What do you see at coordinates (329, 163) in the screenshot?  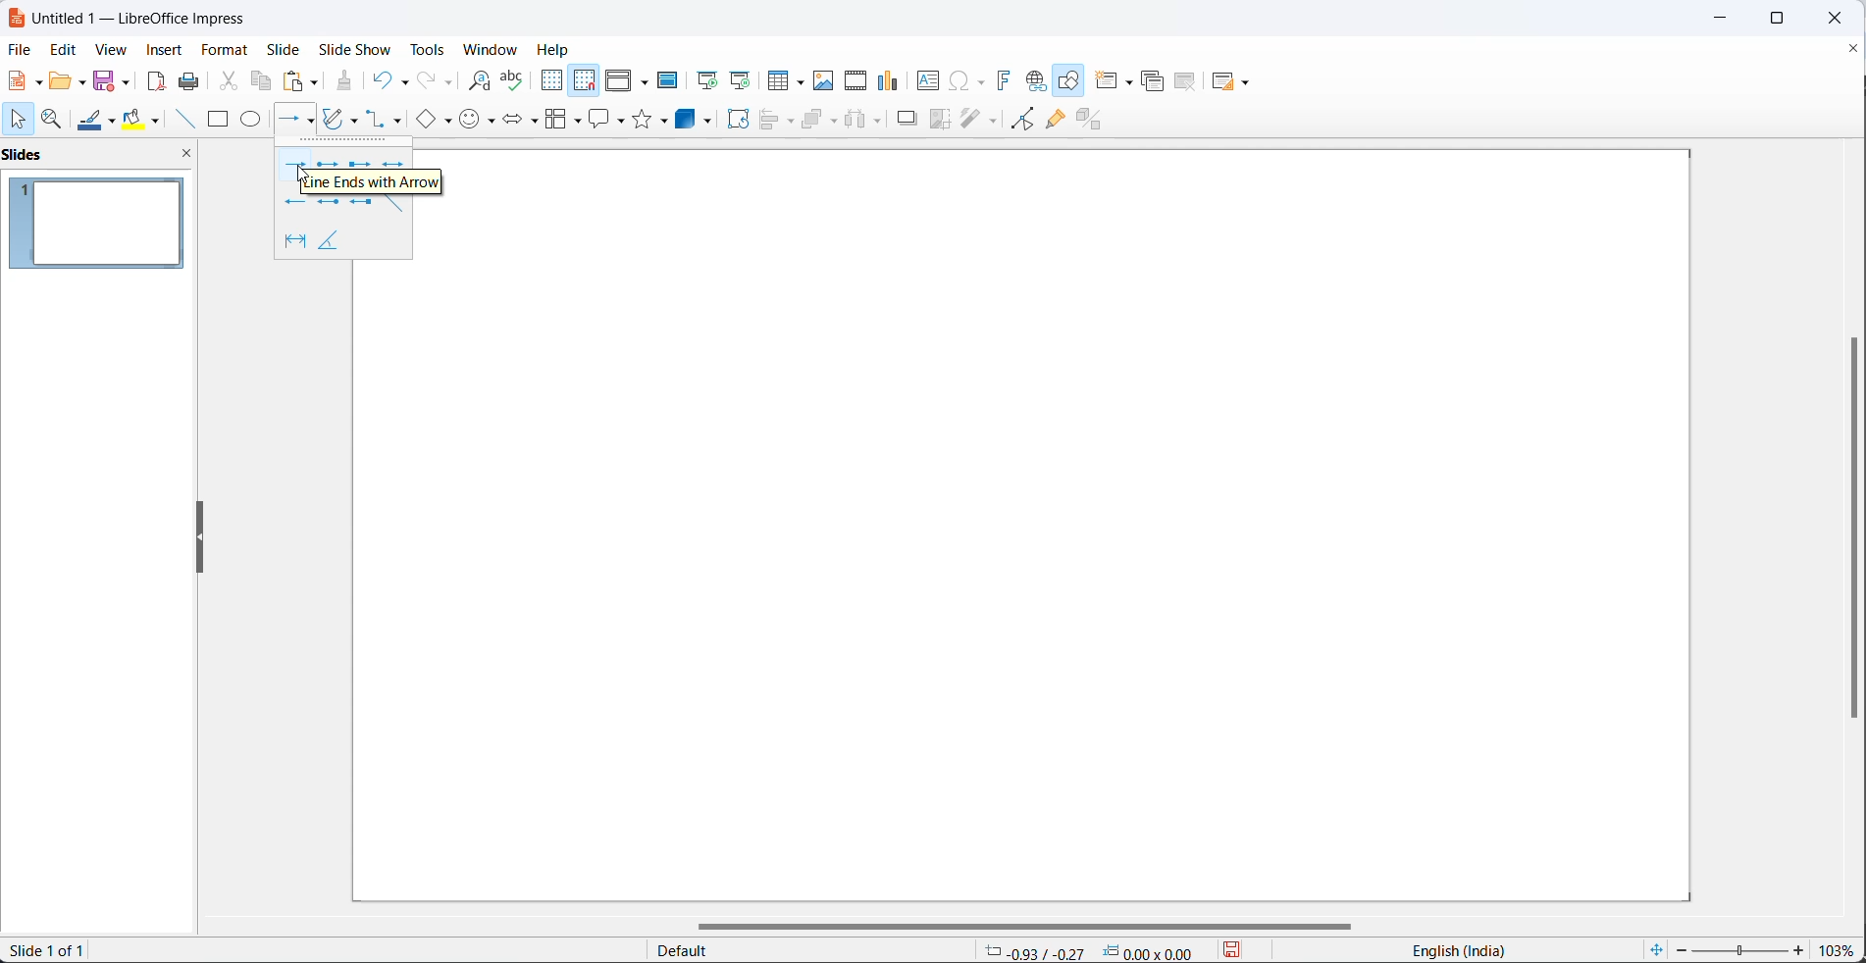 I see `arrow pointing right with circular tail` at bounding box center [329, 163].